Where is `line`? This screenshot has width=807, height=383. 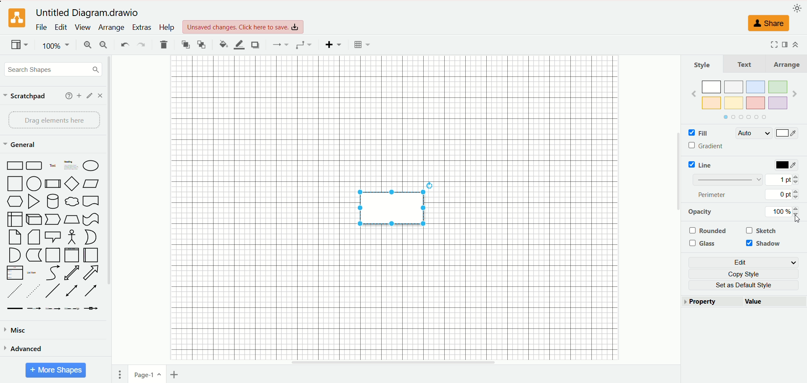
line is located at coordinates (702, 165).